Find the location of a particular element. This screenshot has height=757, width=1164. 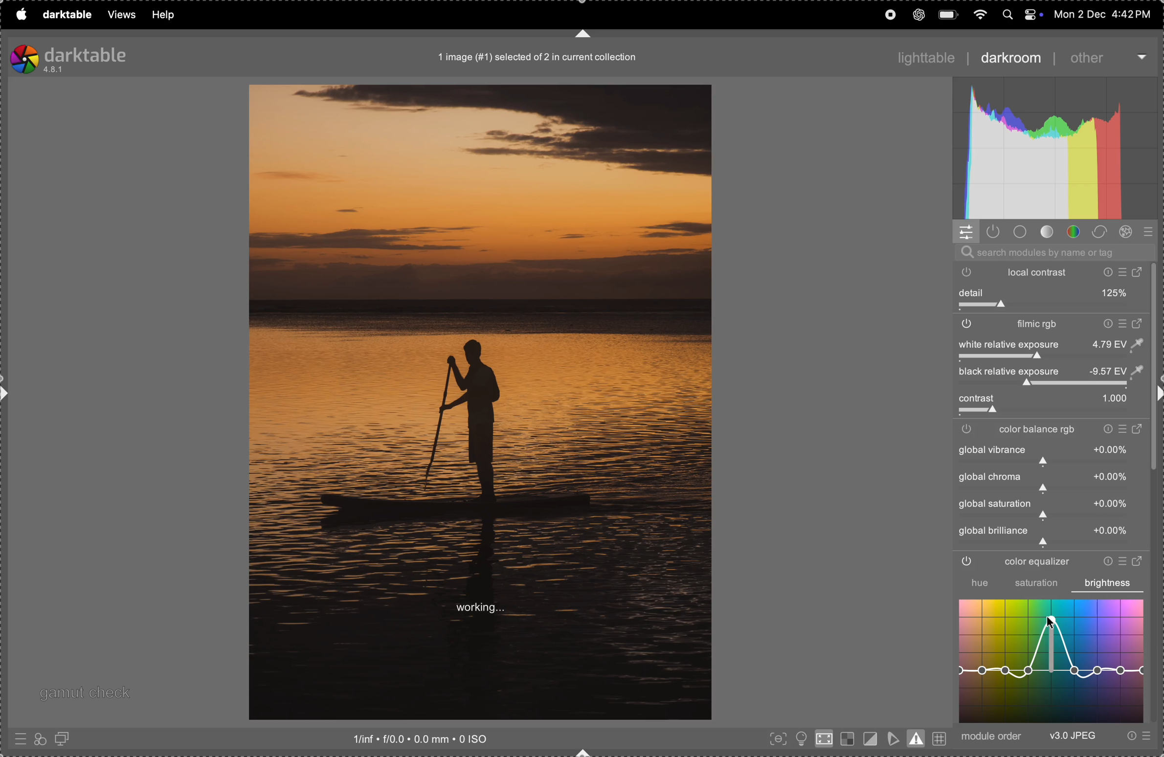

correct is located at coordinates (1102, 231).